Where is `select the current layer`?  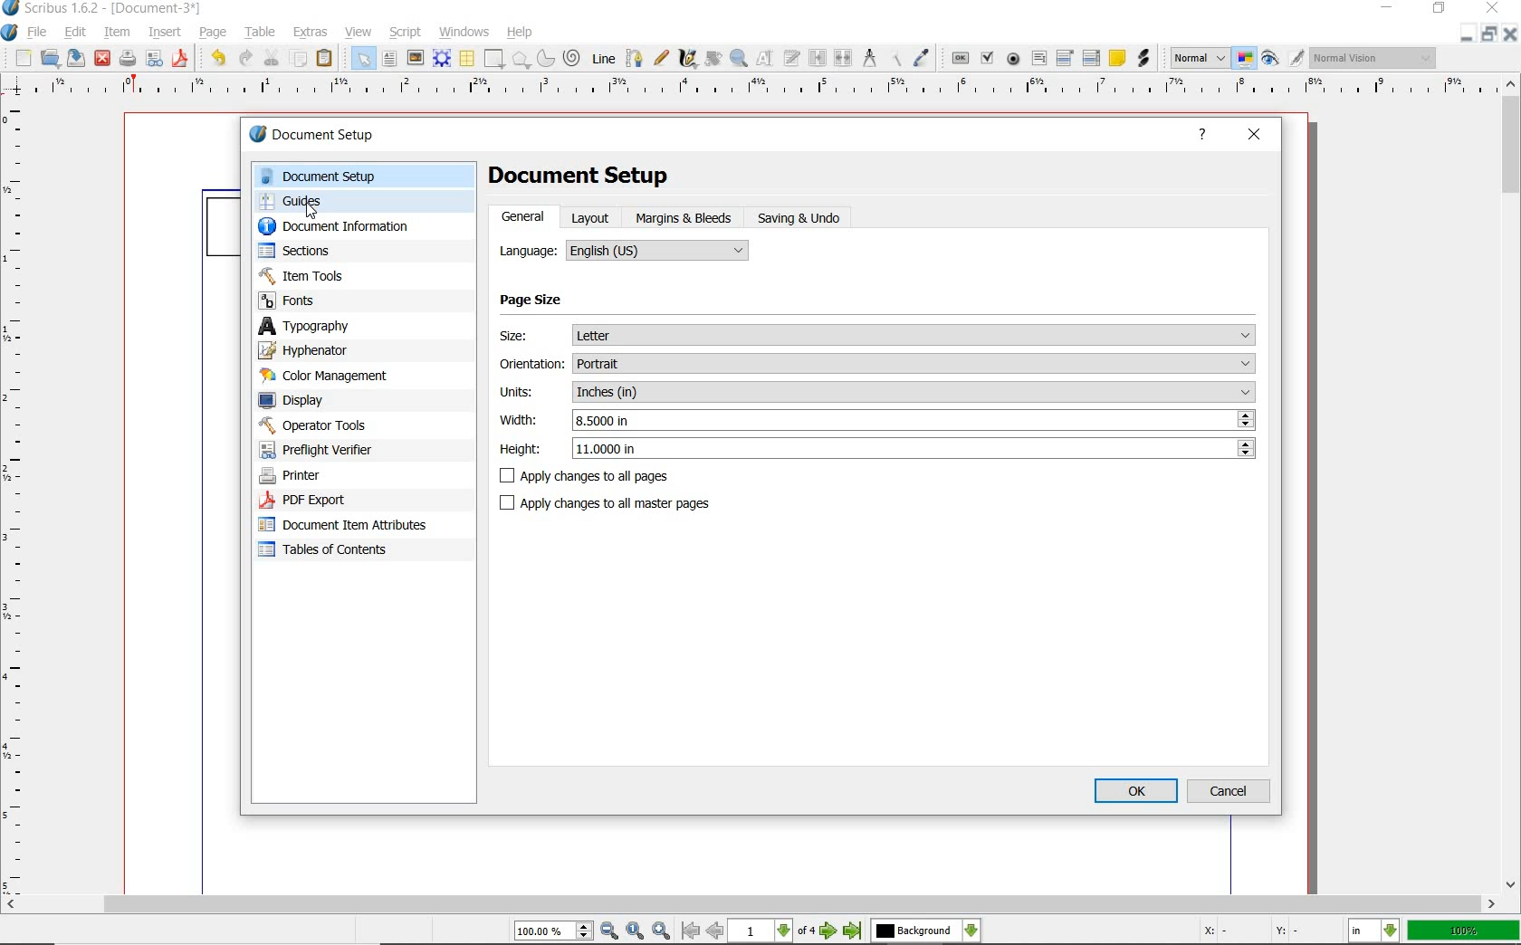
select the current layer is located at coordinates (926, 931).